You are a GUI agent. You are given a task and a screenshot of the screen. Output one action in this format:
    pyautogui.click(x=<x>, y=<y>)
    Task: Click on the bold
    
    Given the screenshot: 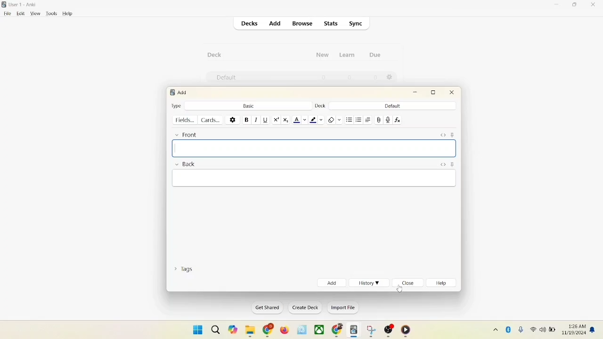 What is the action you would take?
    pyautogui.click(x=246, y=119)
    